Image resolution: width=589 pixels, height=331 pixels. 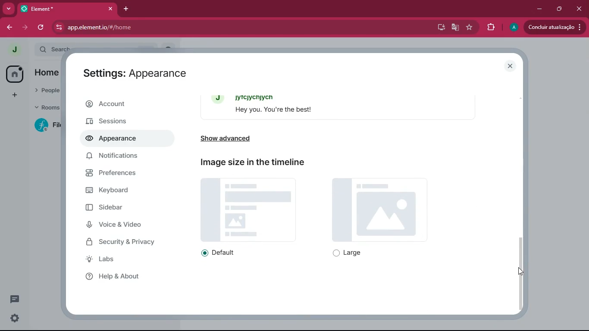 What do you see at coordinates (9, 27) in the screenshot?
I see `back` at bounding box center [9, 27].